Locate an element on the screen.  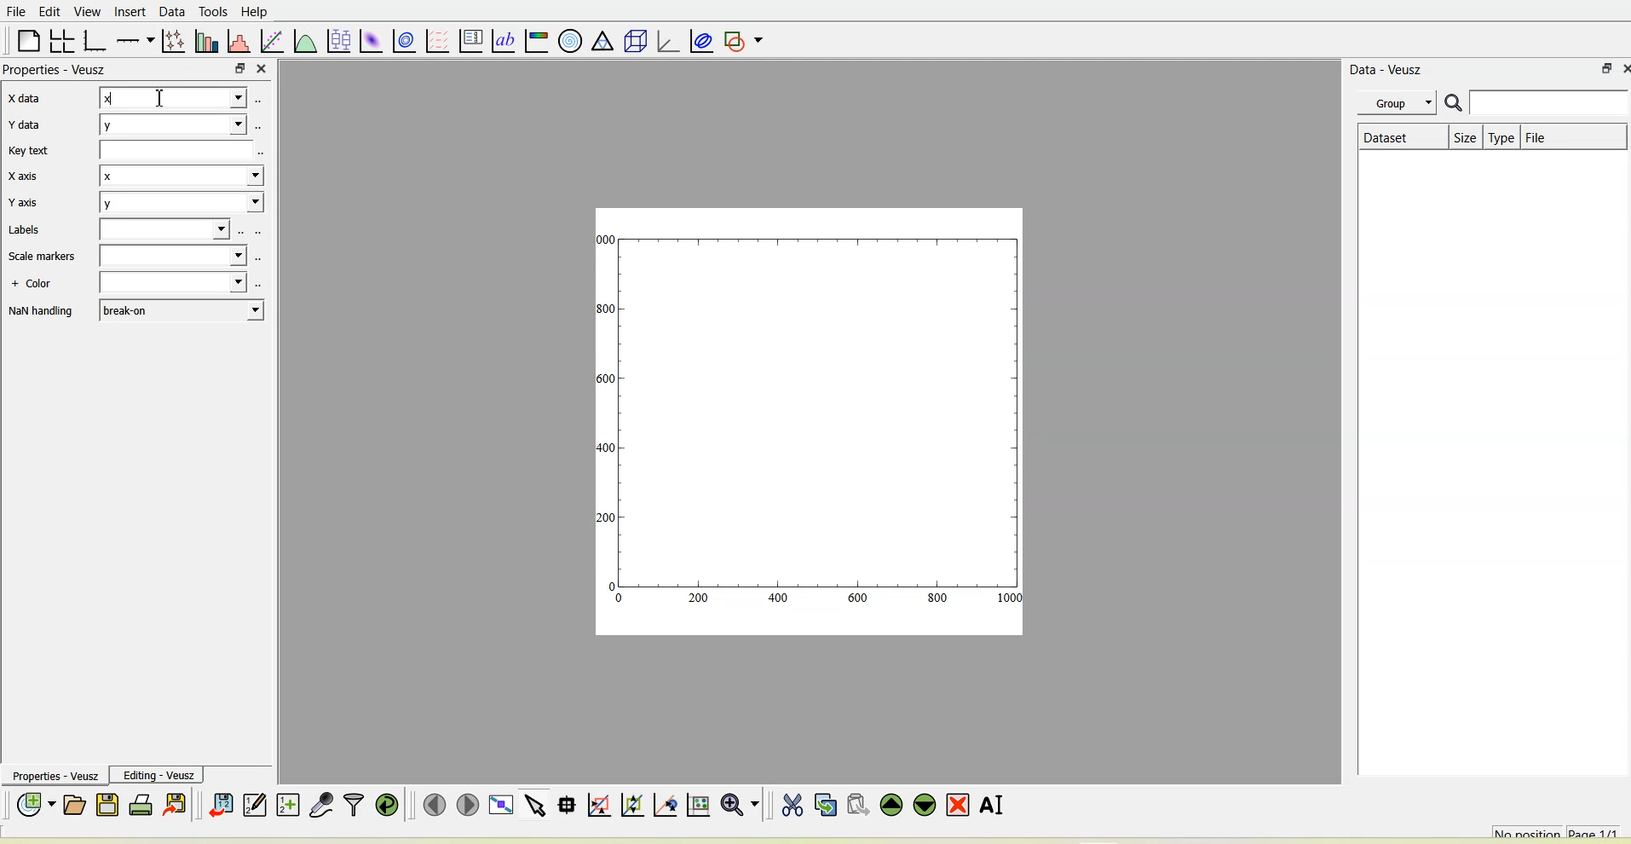
Y axis is located at coordinates (26, 201).